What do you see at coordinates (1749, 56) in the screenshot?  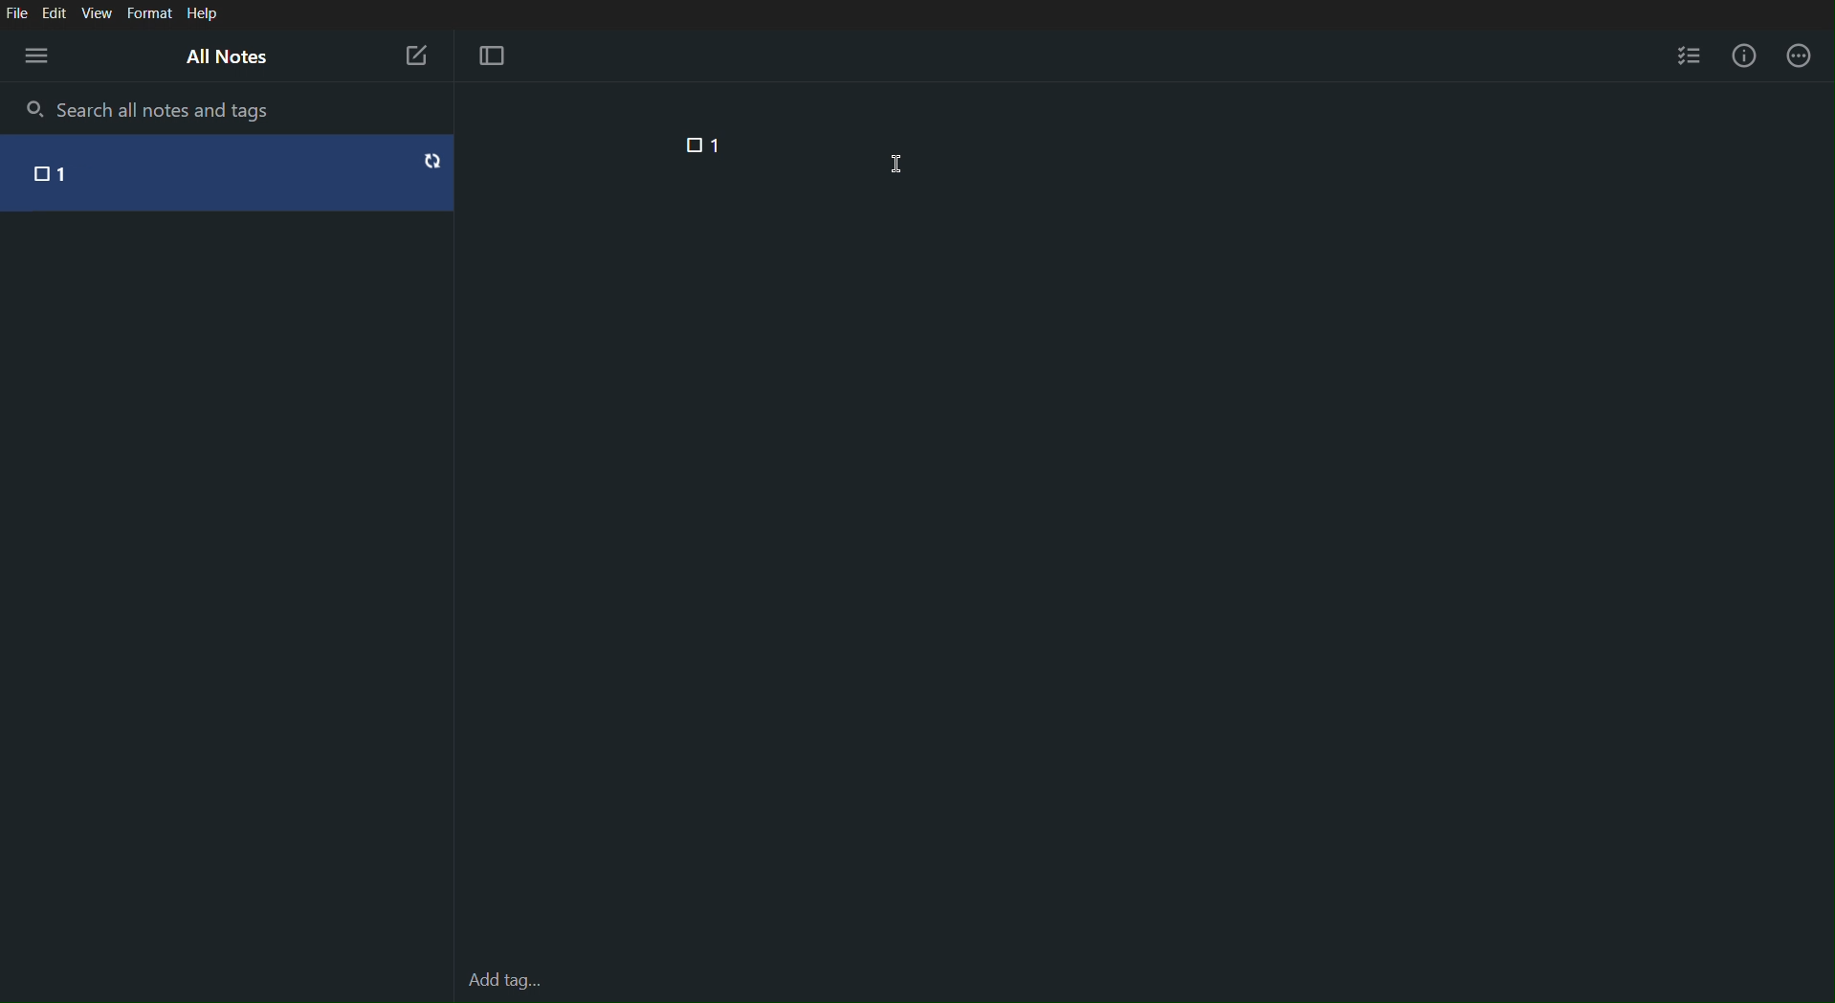 I see `Info` at bounding box center [1749, 56].